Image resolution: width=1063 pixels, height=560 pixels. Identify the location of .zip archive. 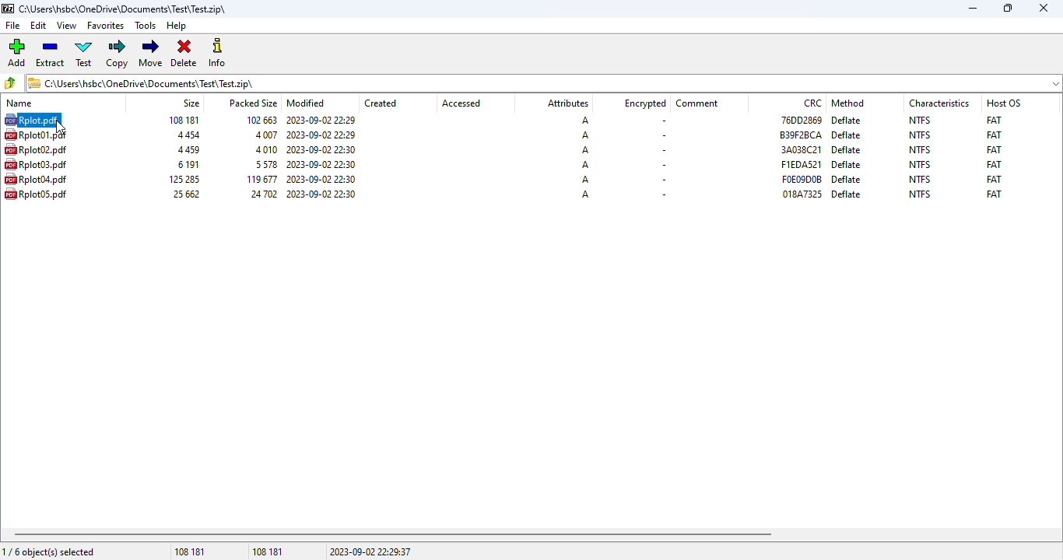
(544, 82).